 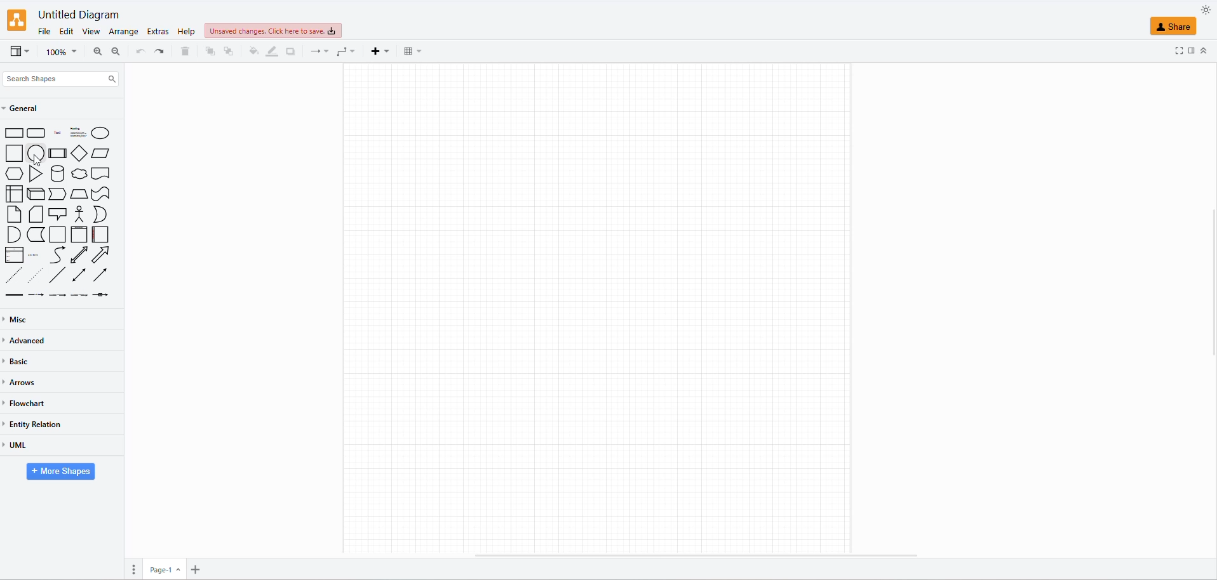 I want to click on TAPE, so click(x=102, y=194).